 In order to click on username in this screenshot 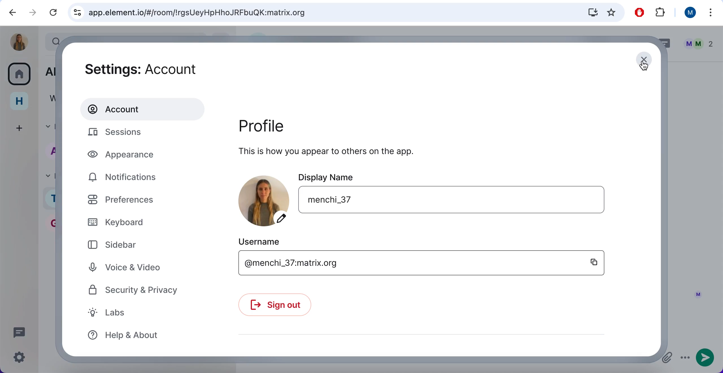, I will do `click(384, 263)`.